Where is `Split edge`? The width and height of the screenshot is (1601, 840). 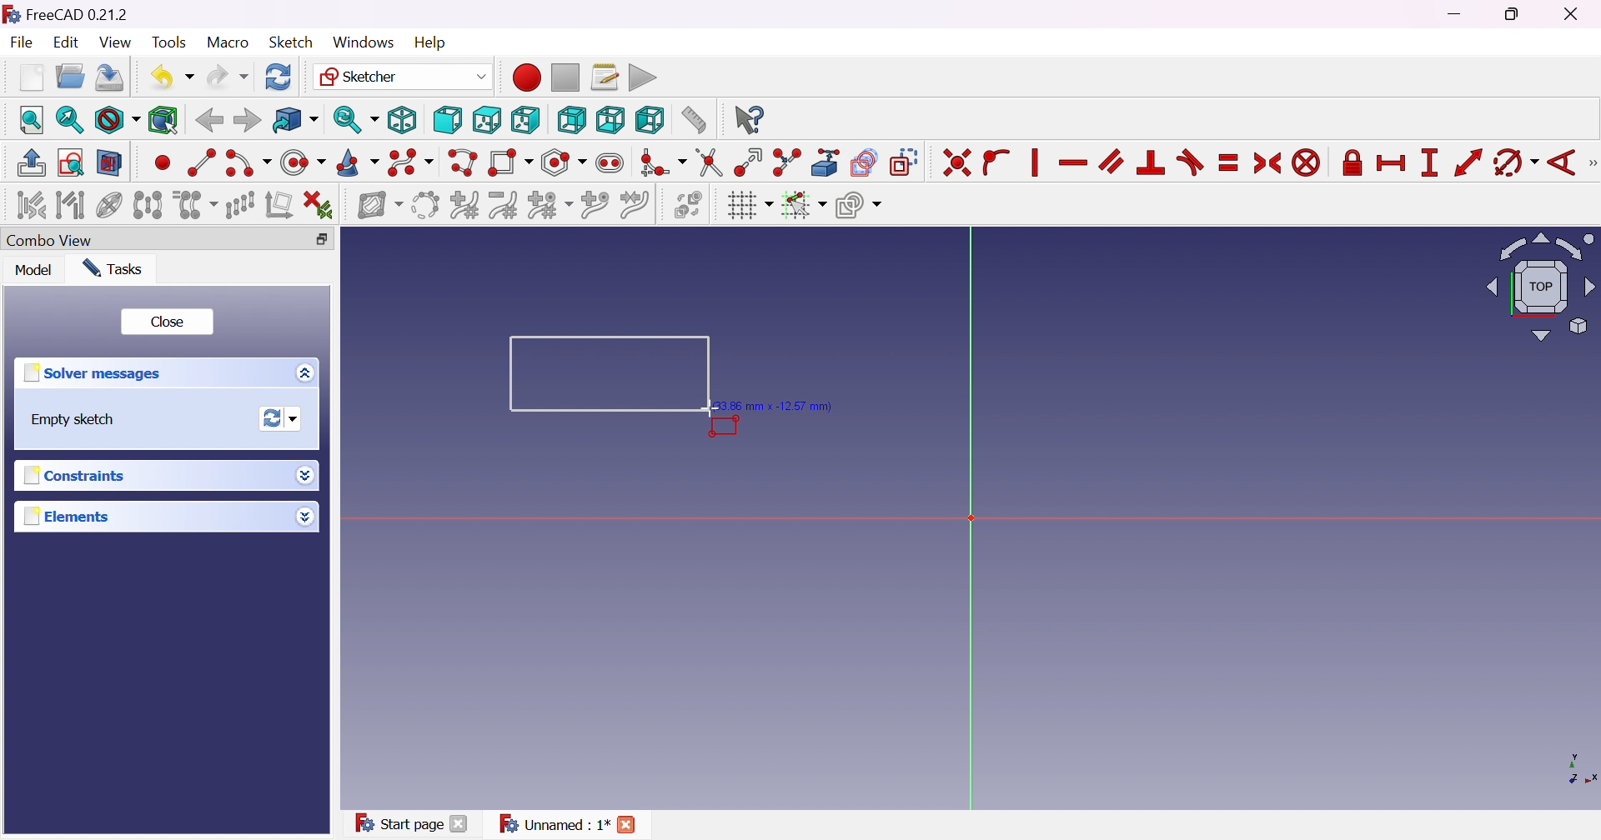 Split edge is located at coordinates (785, 162).